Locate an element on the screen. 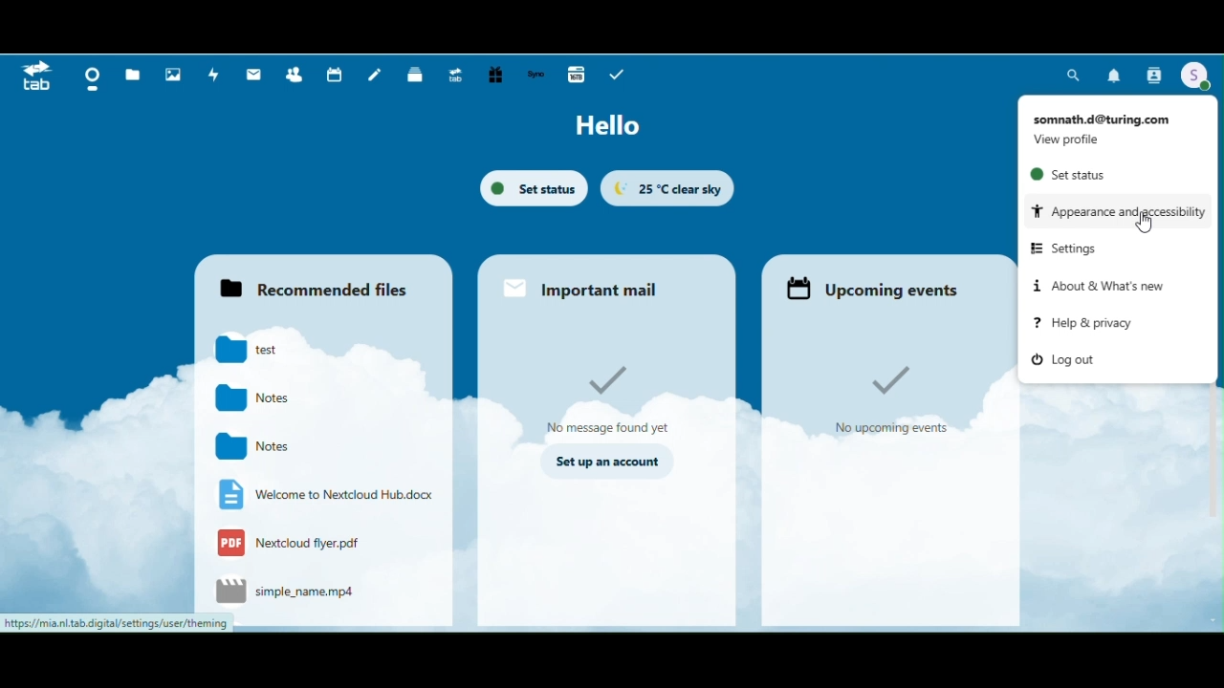 The width and height of the screenshot is (1224, 688). Help and privacy is located at coordinates (1082, 324).